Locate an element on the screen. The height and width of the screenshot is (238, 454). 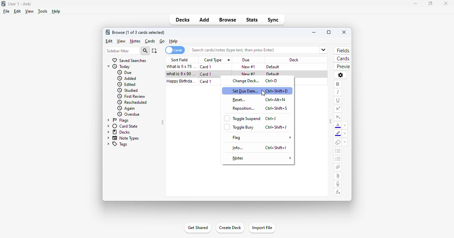
today is located at coordinates (119, 67).